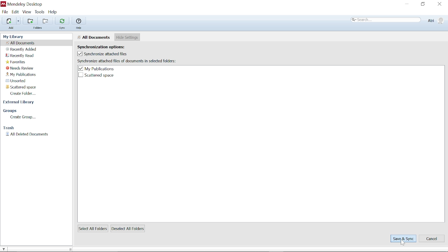 The width and height of the screenshot is (448, 252). I want to click on Sync, so click(62, 20).